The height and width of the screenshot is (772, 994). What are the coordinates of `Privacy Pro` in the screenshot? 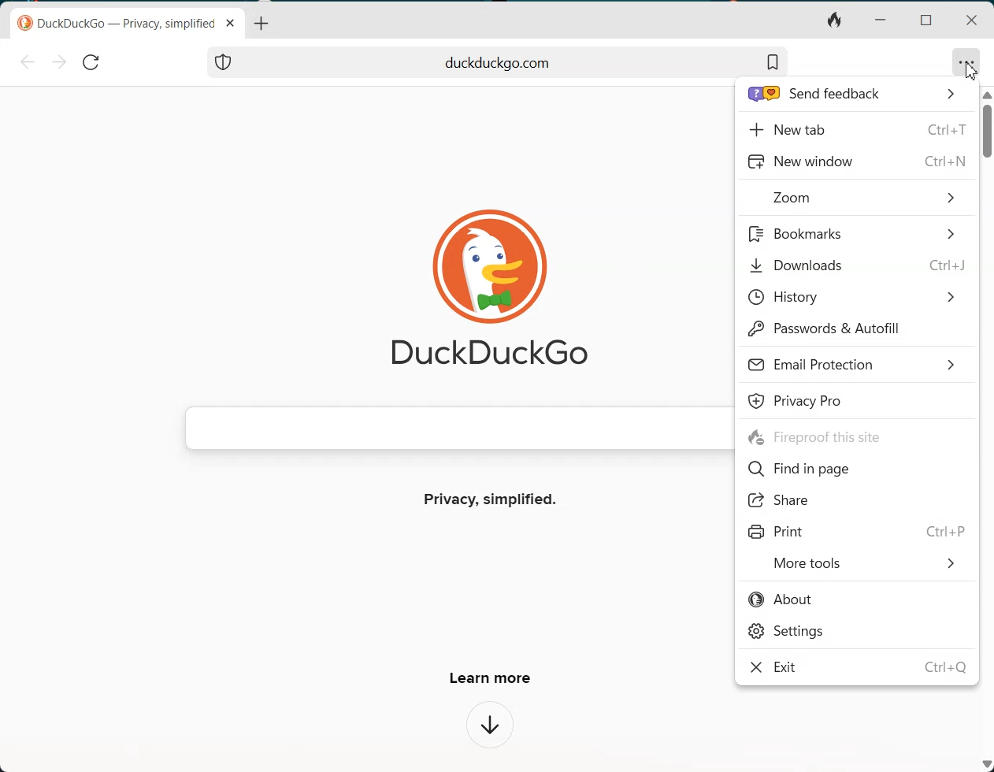 It's located at (858, 399).